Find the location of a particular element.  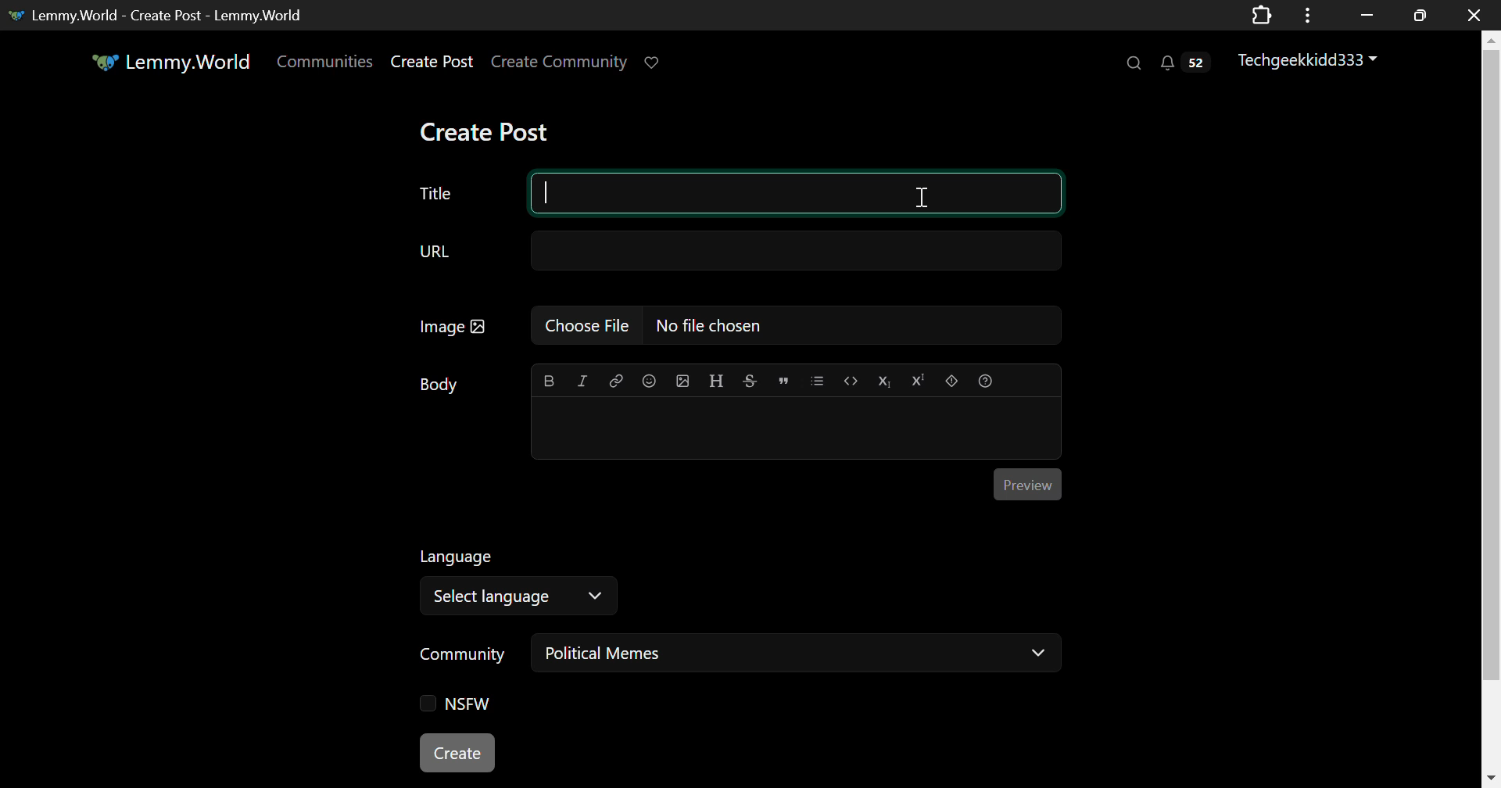

Formatting Help is located at coordinates (984, 381).